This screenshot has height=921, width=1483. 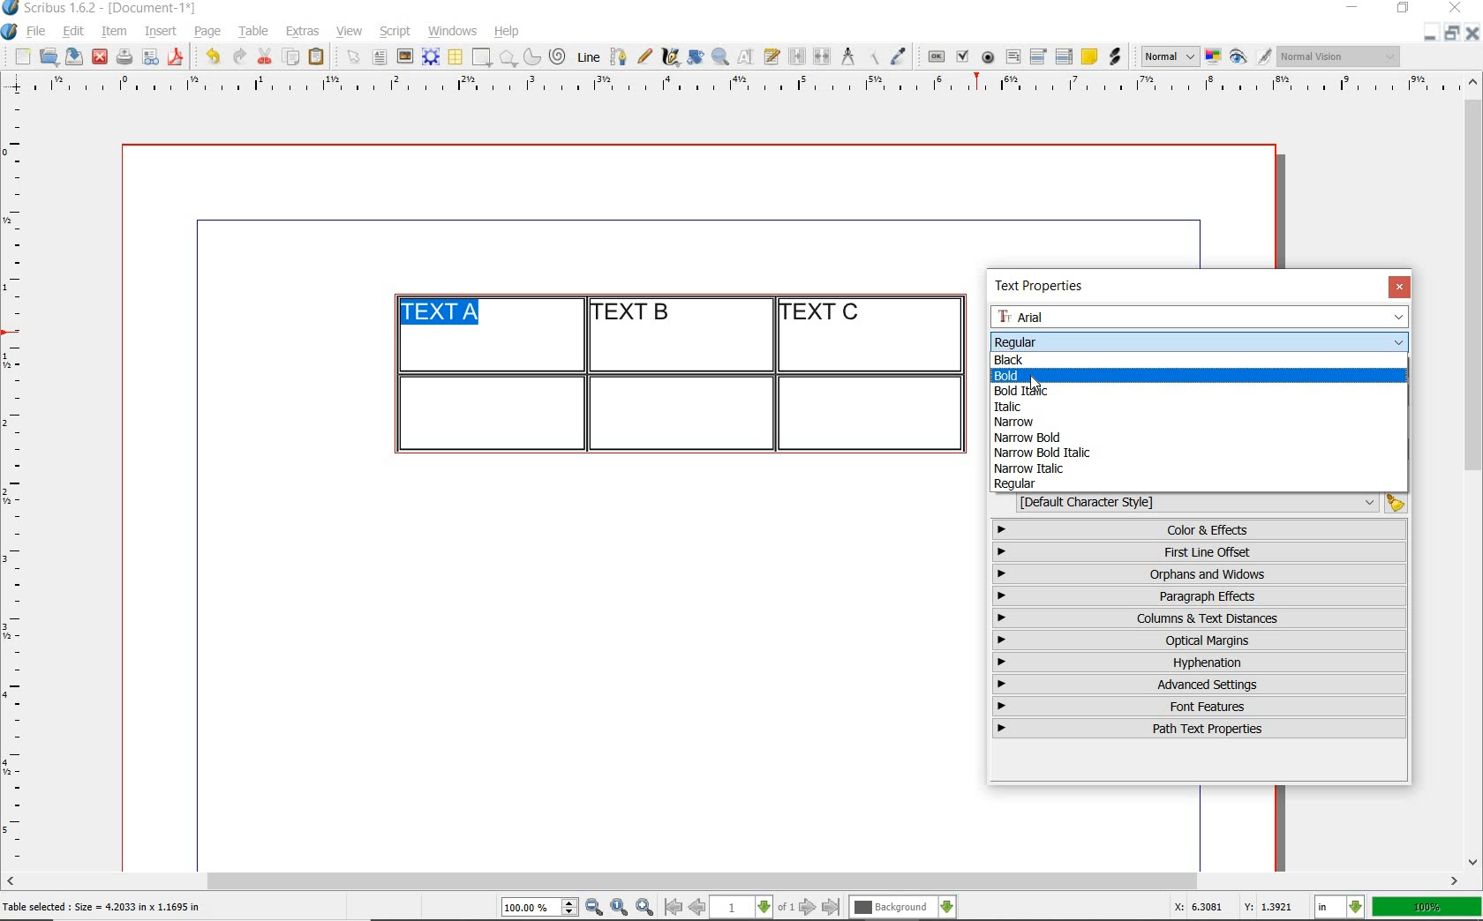 What do you see at coordinates (620, 908) in the screenshot?
I see `zoom to` at bounding box center [620, 908].